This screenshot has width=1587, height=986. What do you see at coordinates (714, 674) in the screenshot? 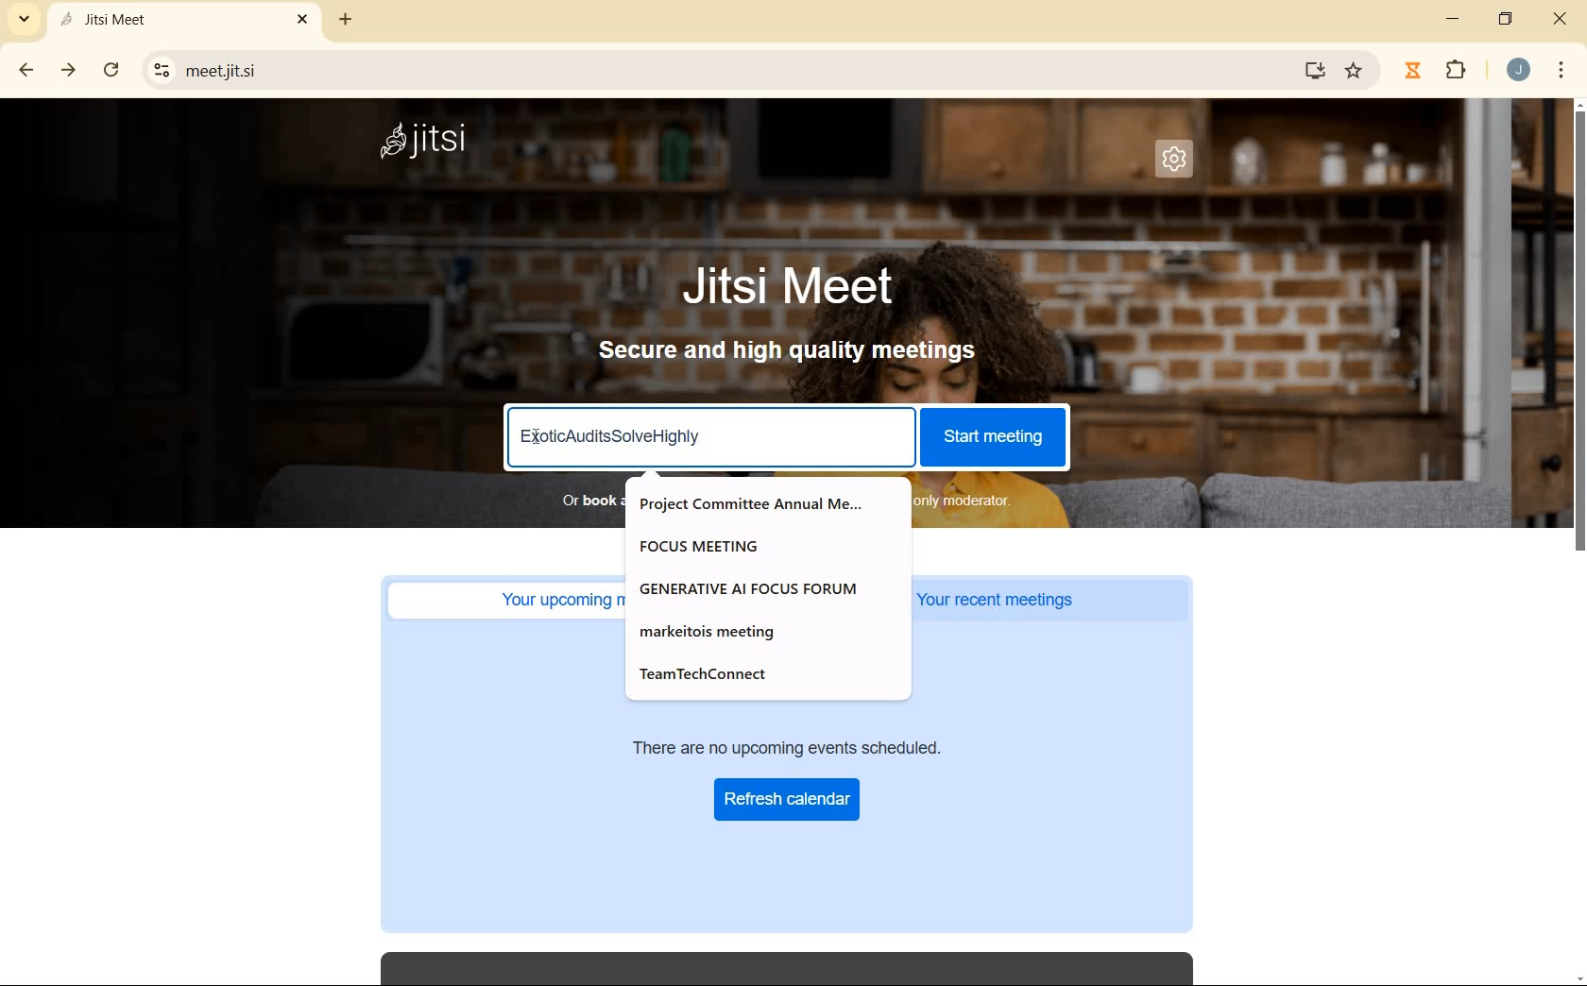
I see `TeamTechConnect` at bounding box center [714, 674].